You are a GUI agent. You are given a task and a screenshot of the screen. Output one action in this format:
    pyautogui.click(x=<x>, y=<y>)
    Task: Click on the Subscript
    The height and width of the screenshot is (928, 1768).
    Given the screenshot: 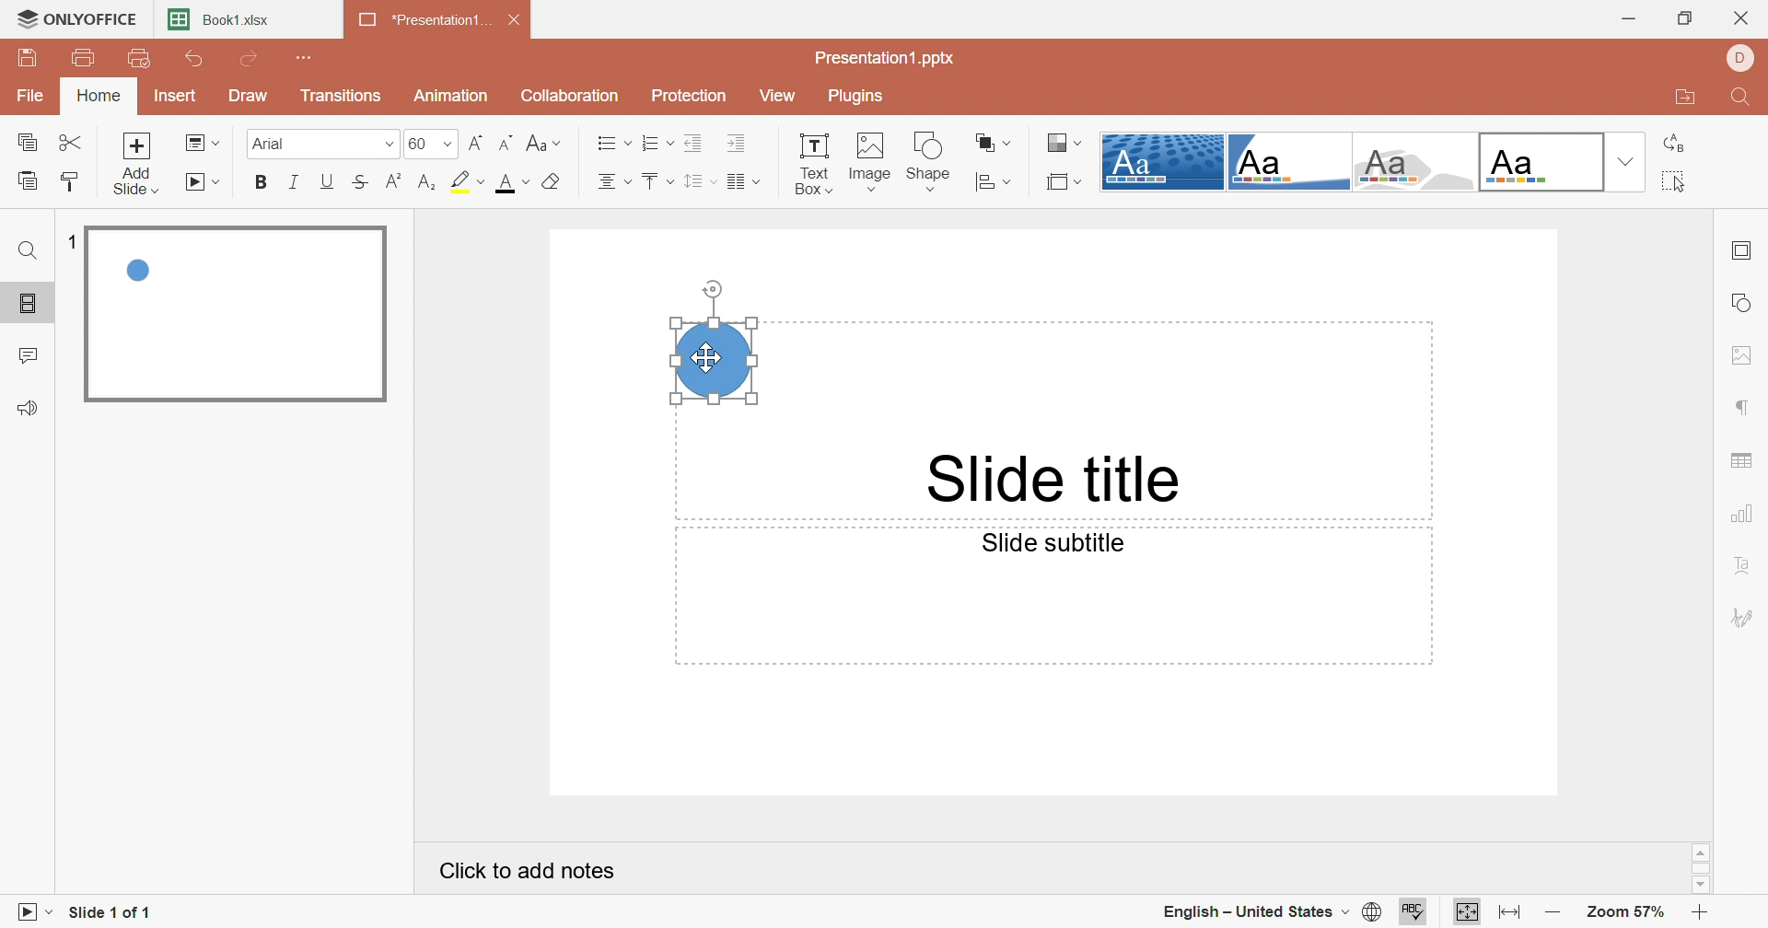 What is the action you would take?
    pyautogui.click(x=432, y=181)
    